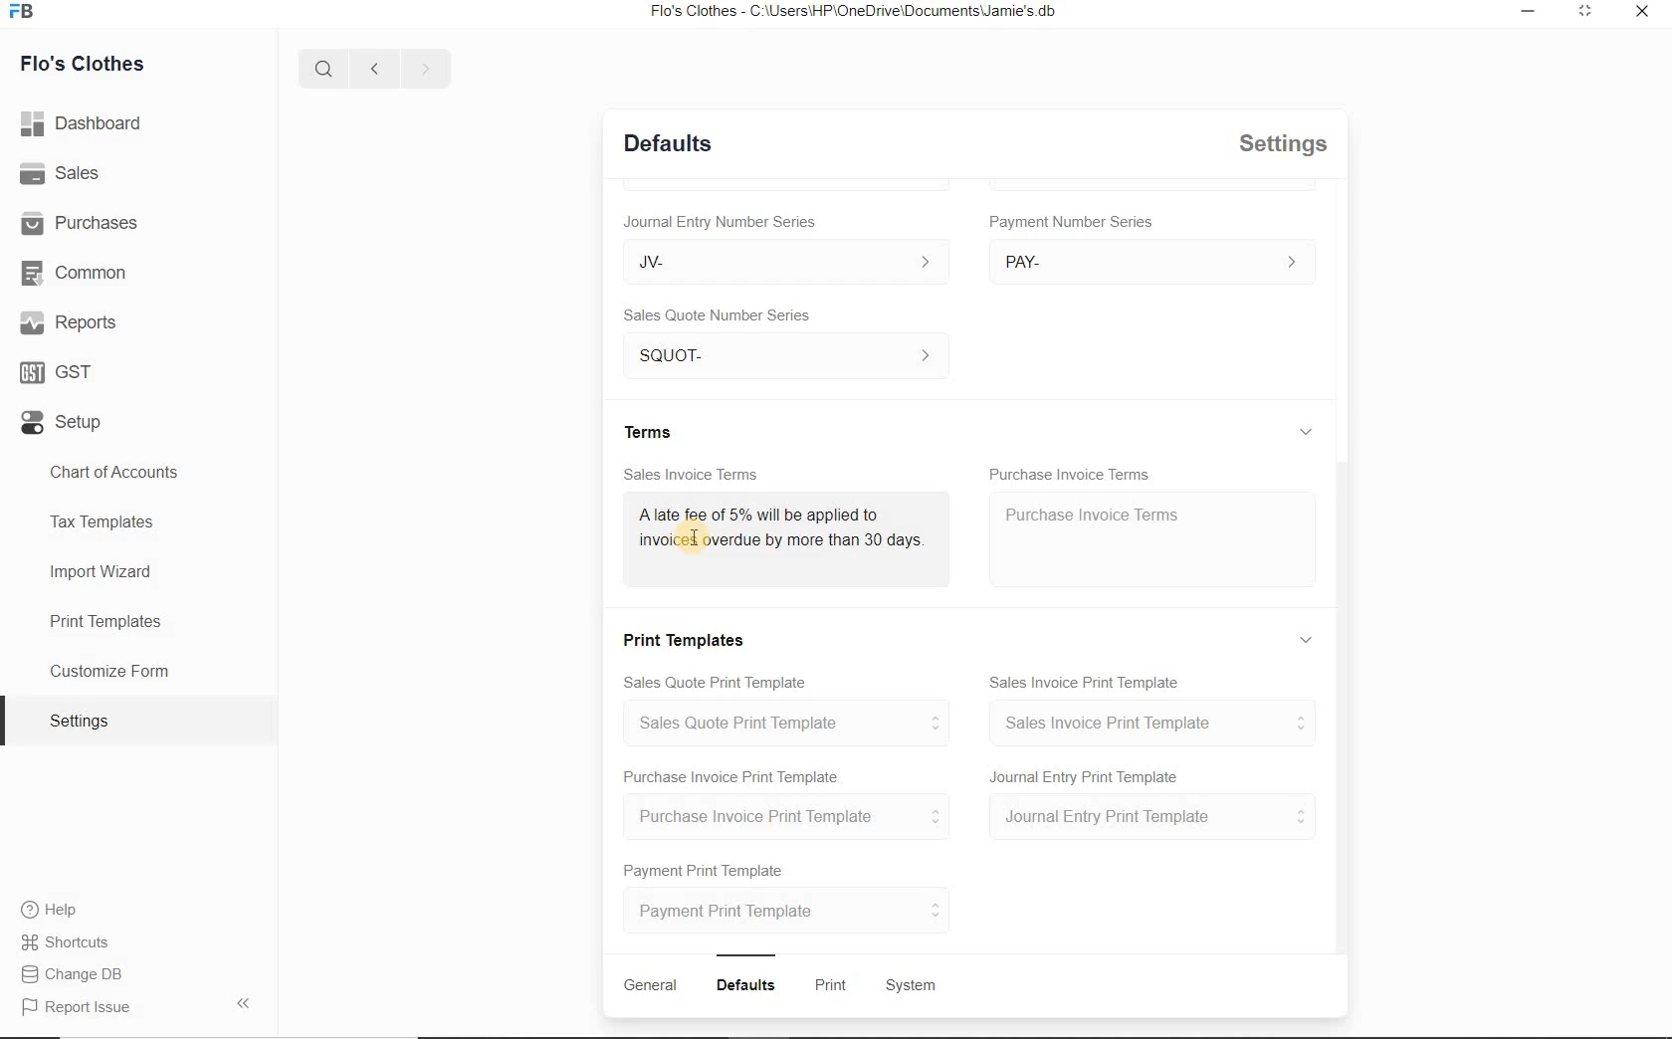 This screenshot has height=1039, width=1672. I want to click on Settings, so click(88, 721).